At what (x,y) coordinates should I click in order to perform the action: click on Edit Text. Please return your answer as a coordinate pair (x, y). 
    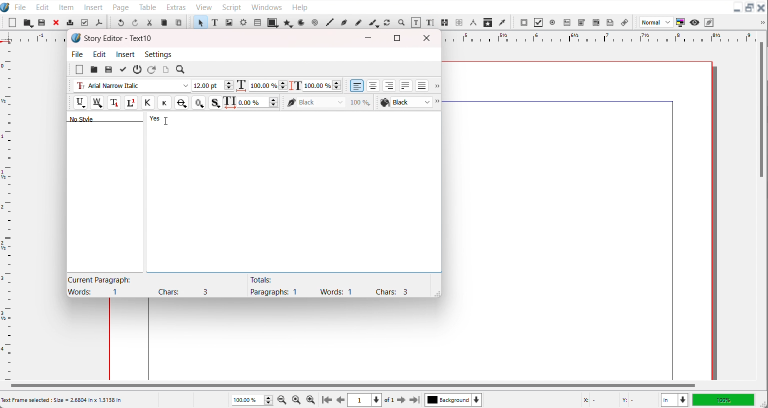
    Looking at the image, I should click on (431, 23).